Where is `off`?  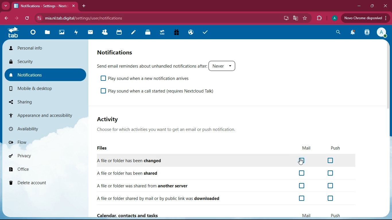 off is located at coordinates (303, 199).